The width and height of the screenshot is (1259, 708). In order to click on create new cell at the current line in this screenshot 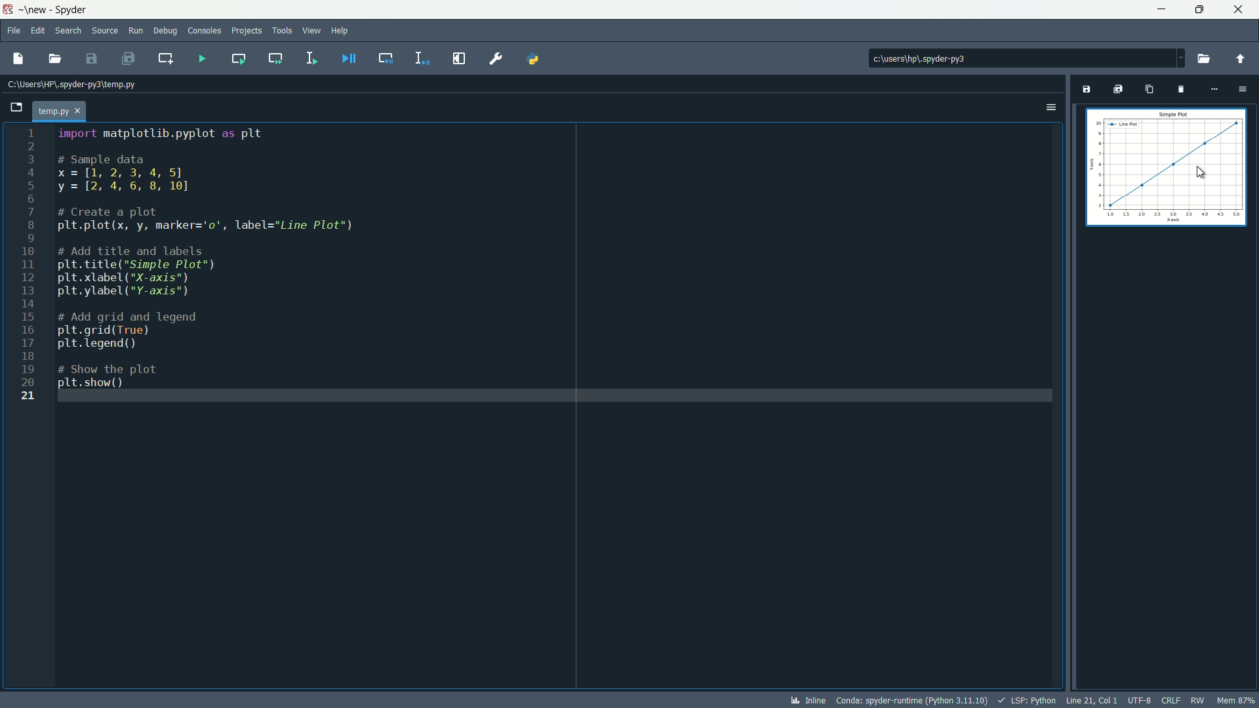, I will do `click(167, 56)`.